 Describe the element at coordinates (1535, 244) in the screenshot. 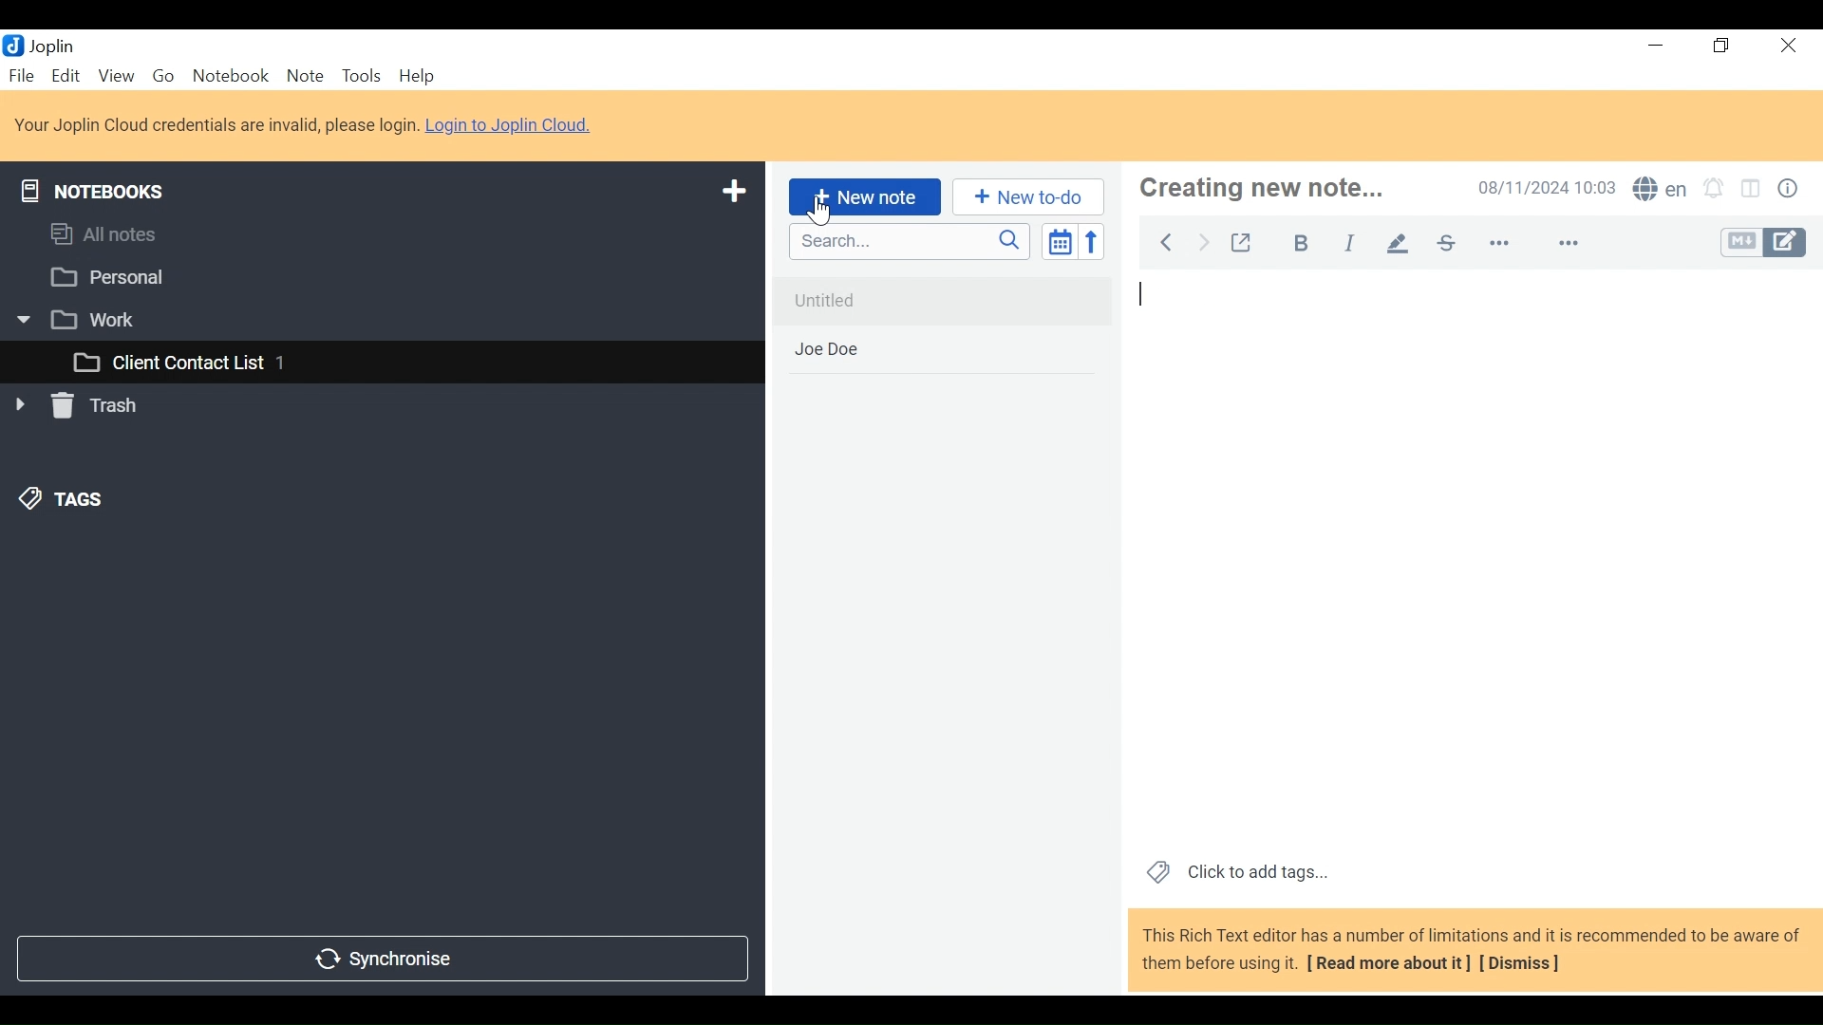

I see `more` at that location.